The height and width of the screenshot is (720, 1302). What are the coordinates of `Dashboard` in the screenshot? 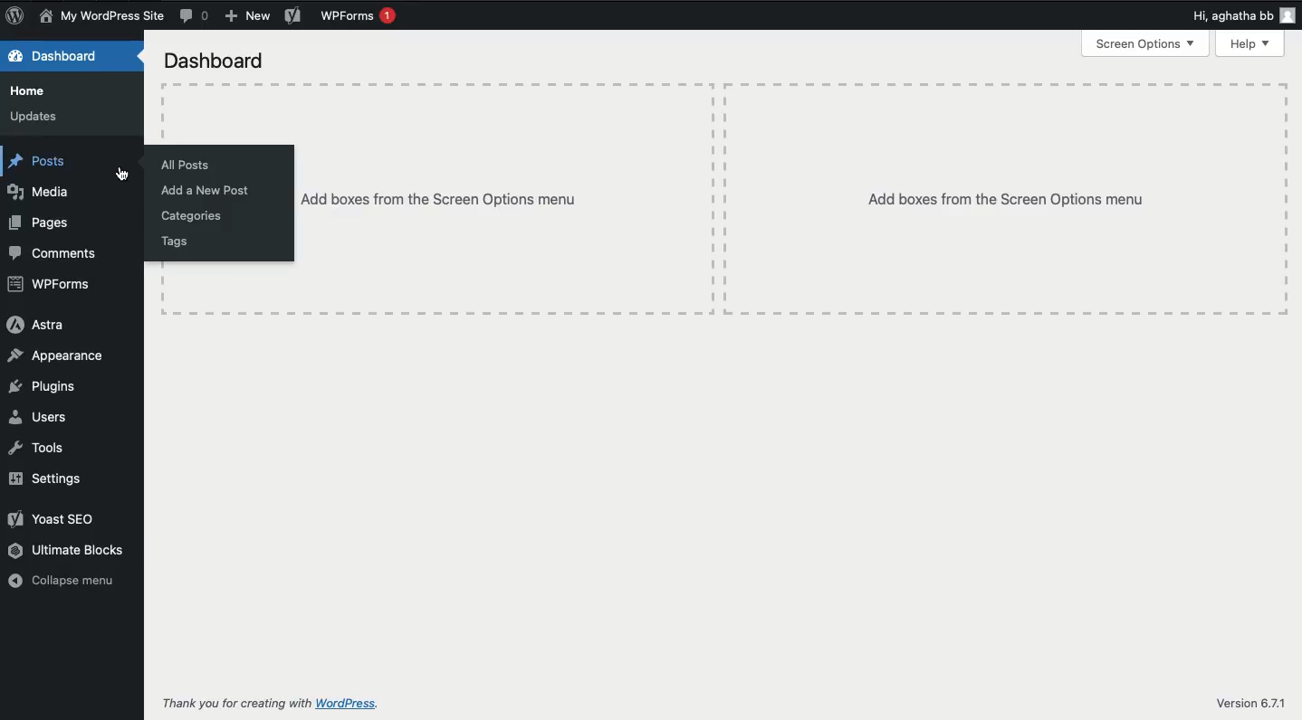 It's located at (215, 60).